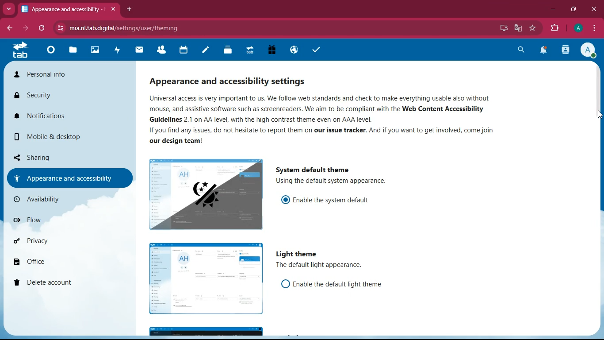 The image size is (604, 340). What do you see at coordinates (11, 28) in the screenshot?
I see `back` at bounding box center [11, 28].